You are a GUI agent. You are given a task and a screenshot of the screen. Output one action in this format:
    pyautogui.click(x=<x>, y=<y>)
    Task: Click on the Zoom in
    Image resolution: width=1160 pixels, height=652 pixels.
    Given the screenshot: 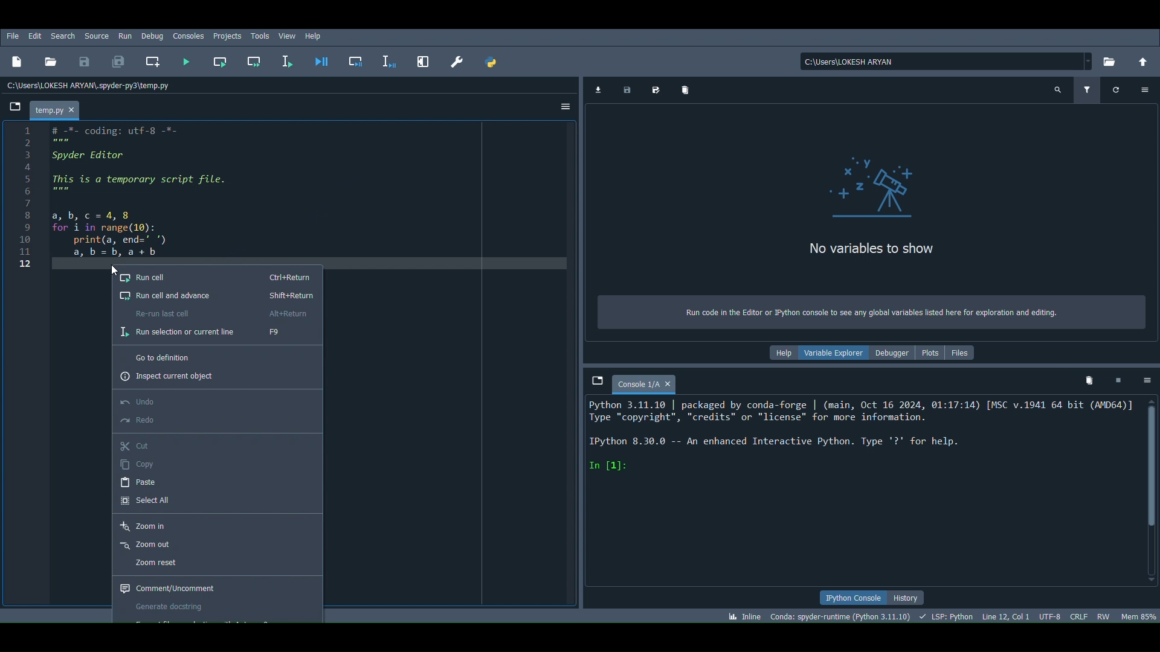 What is the action you would take?
    pyautogui.click(x=217, y=524)
    